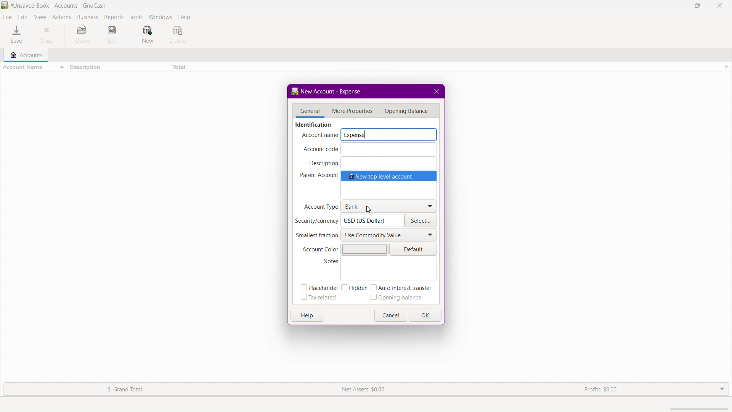  What do you see at coordinates (308, 111) in the screenshot?
I see `General` at bounding box center [308, 111].